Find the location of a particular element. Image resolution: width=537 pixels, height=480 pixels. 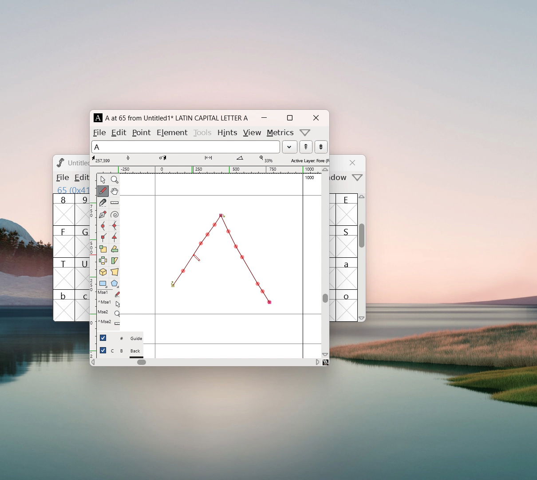

add a point then drag out its conttrol points is located at coordinates (103, 215).